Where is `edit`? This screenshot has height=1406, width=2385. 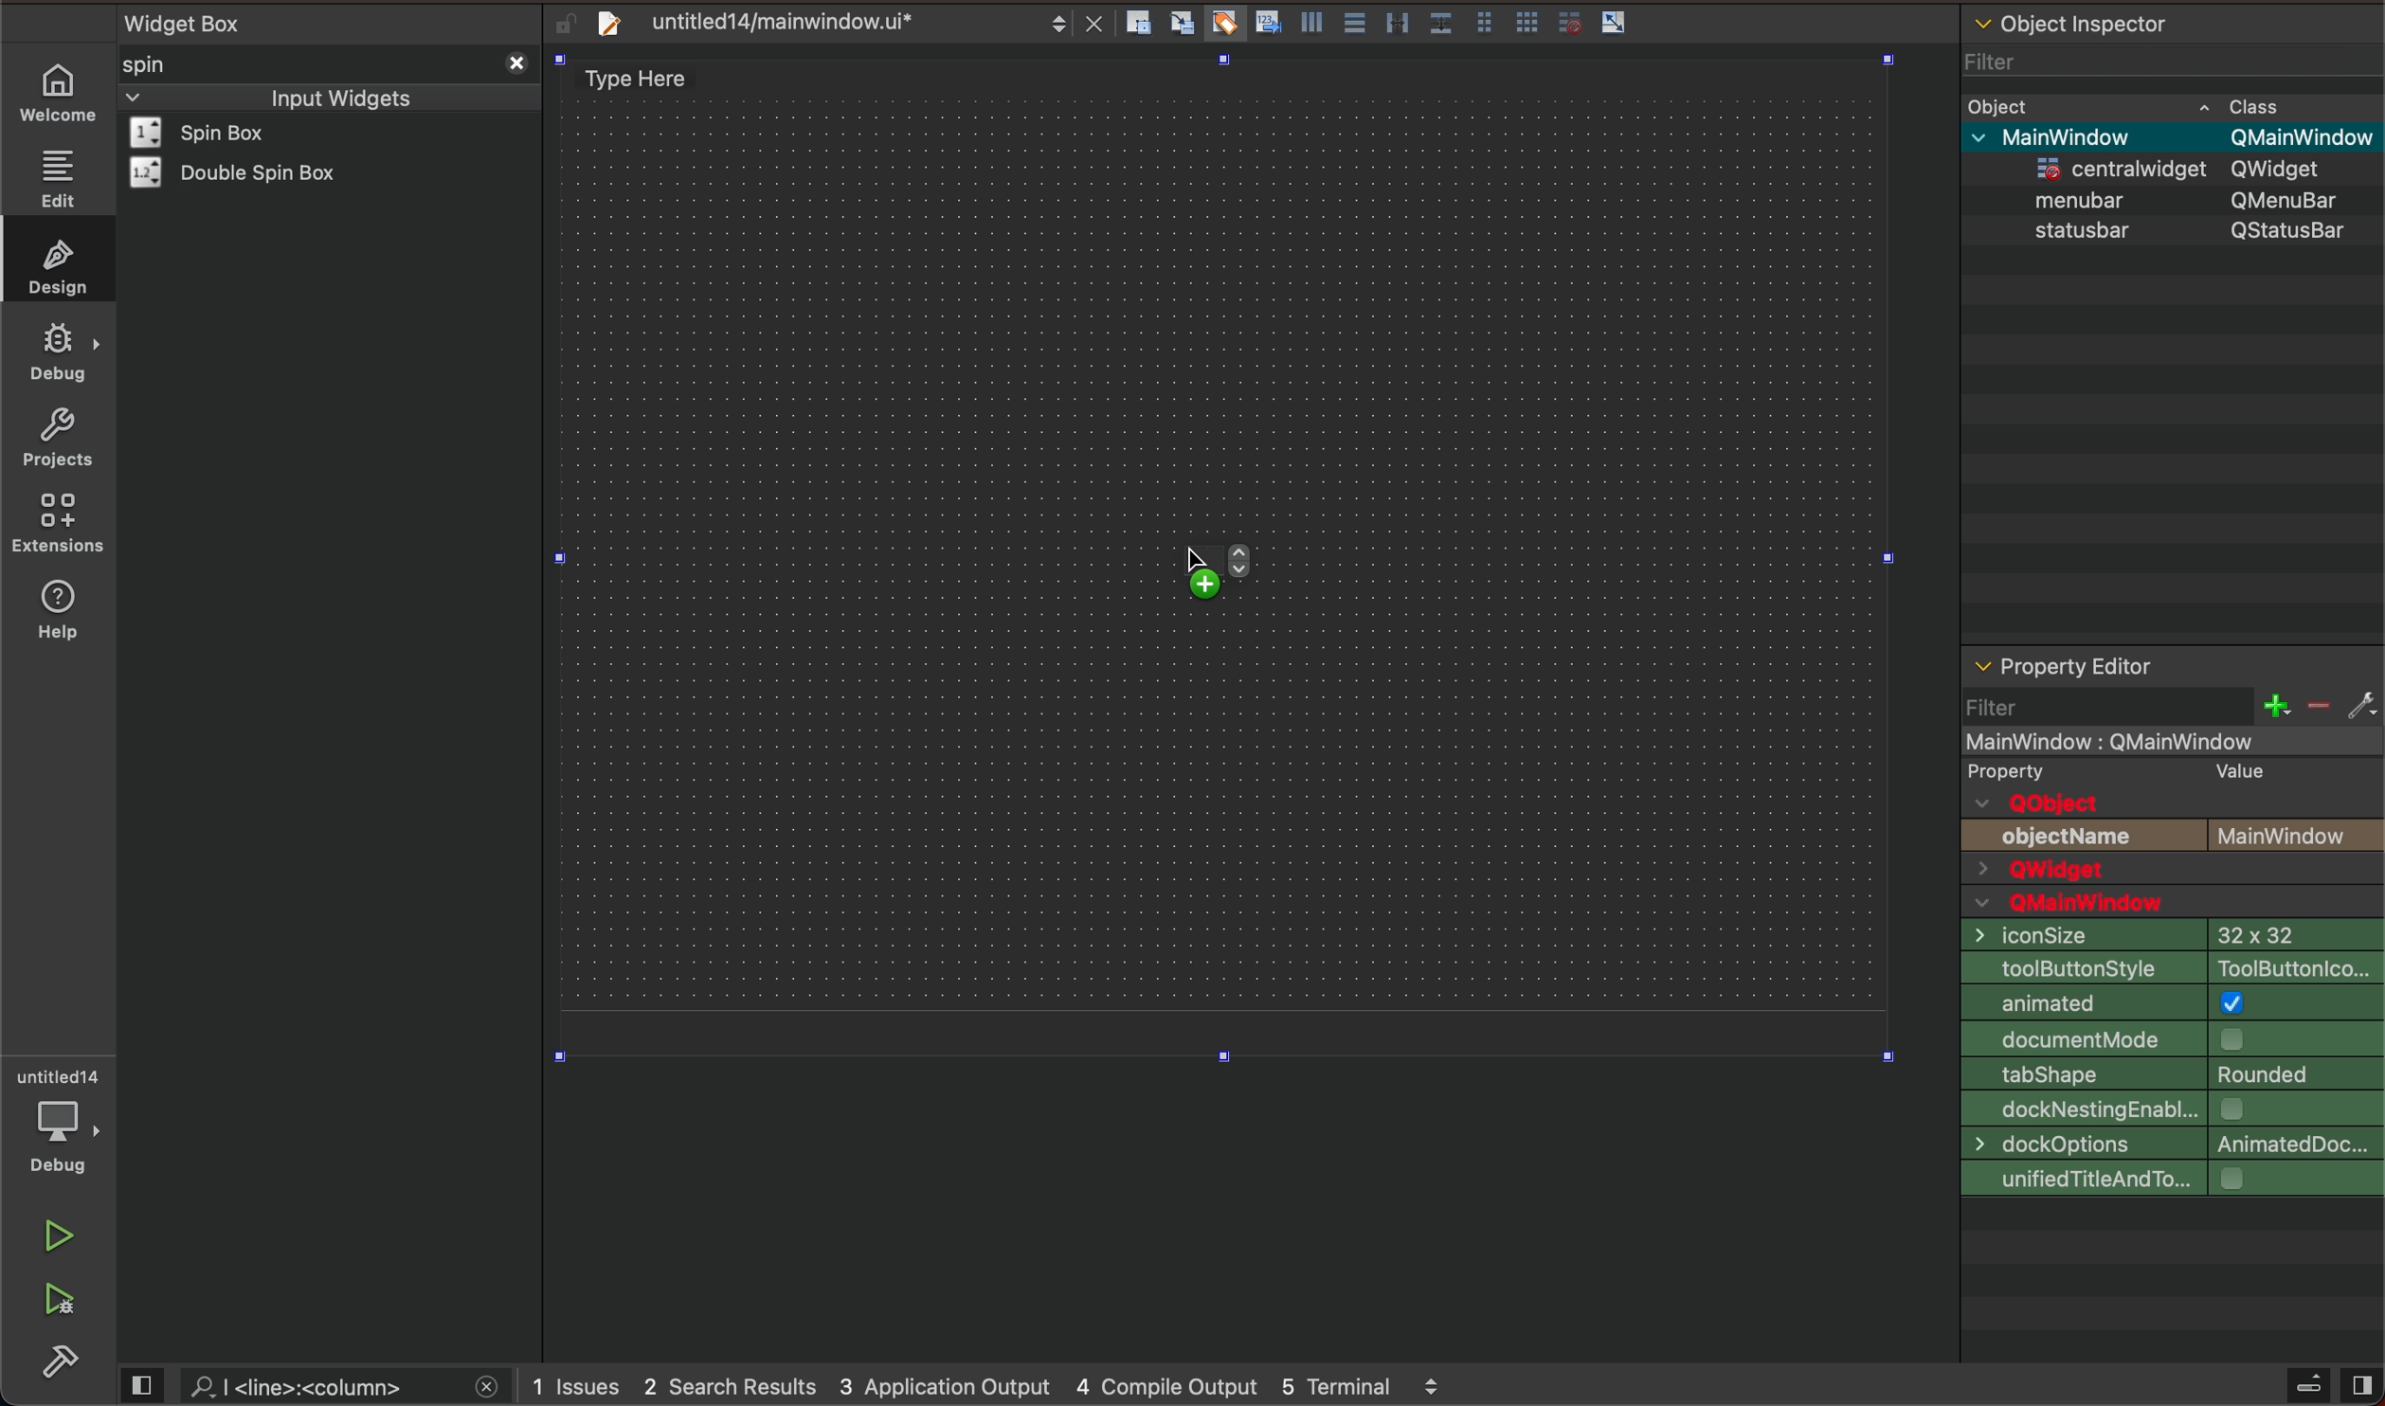 edit is located at coordinates (56, 178).